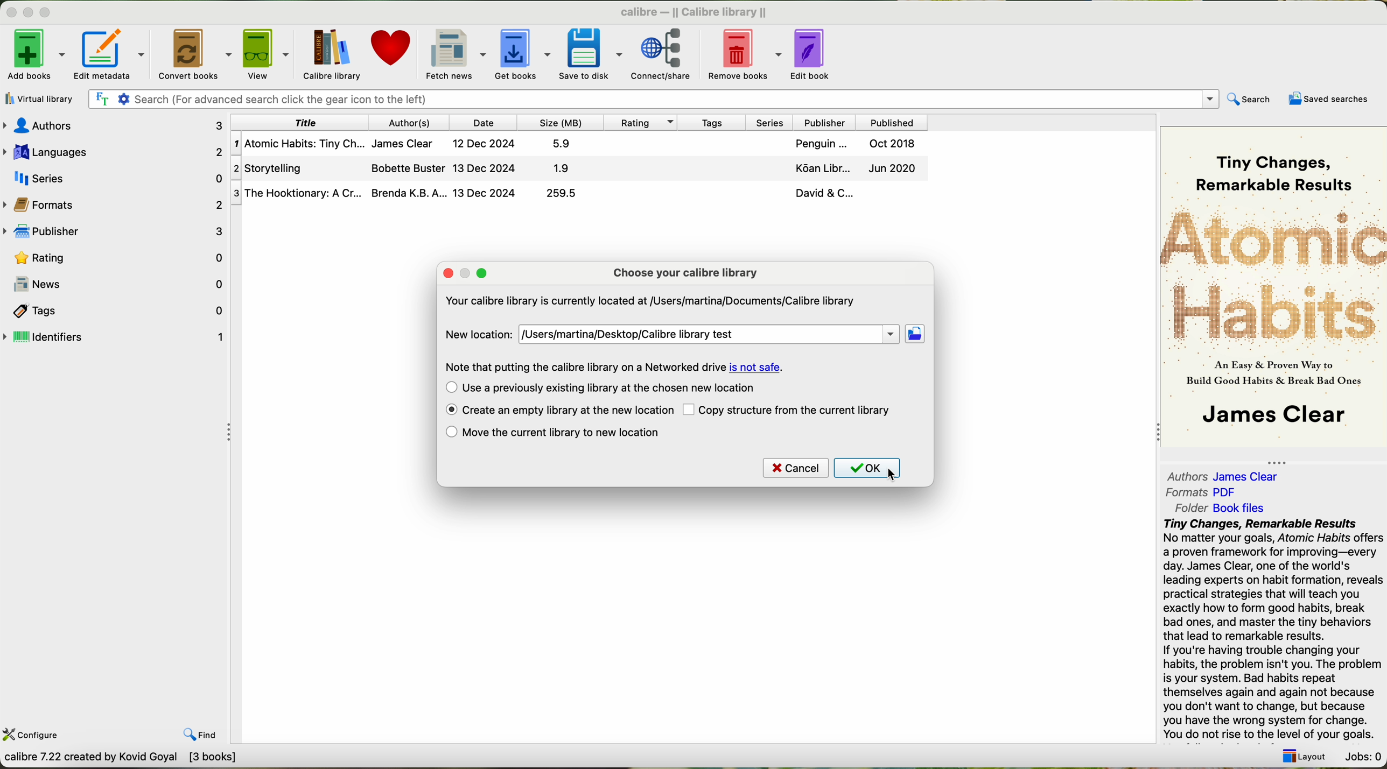 Image resolution: width=1387 pixels, height=769 pixels. I want to click on series, so click(114, 177).